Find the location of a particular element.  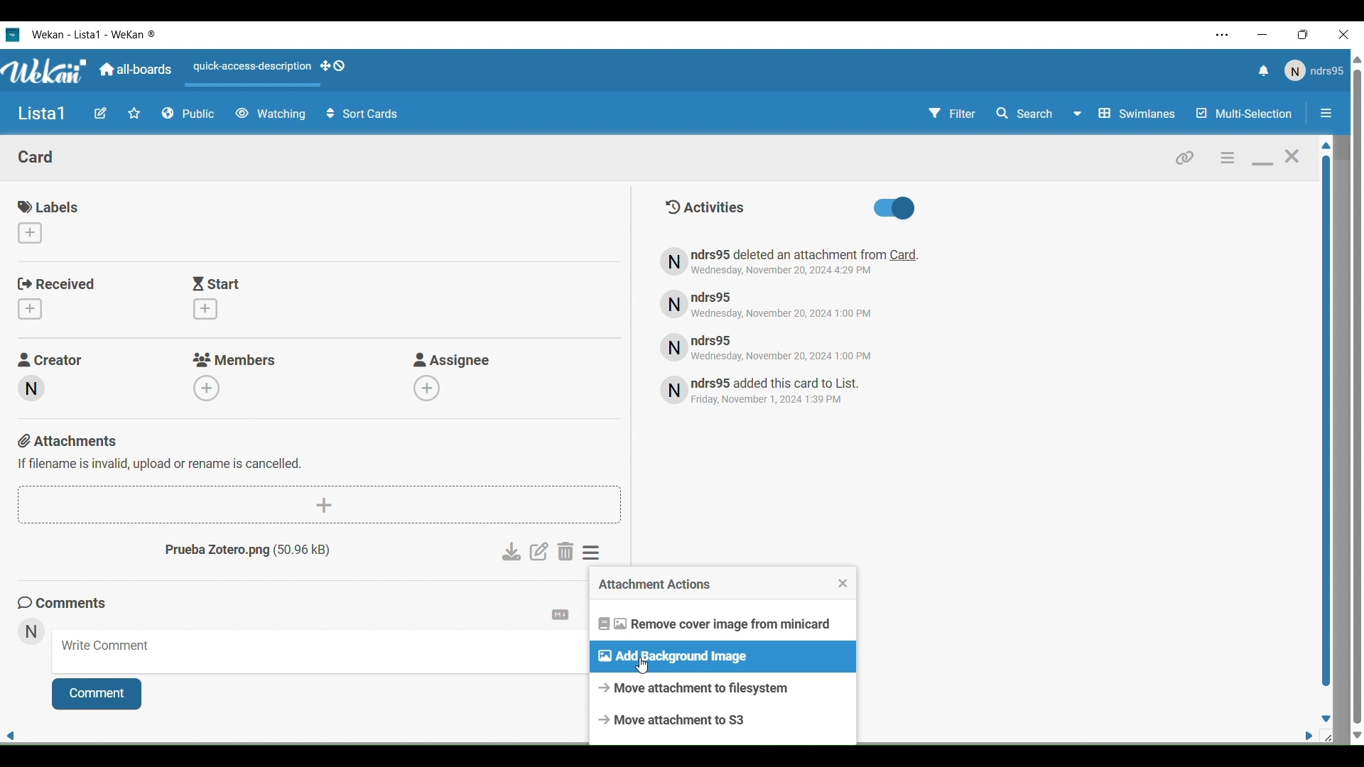

Public is located at coordinates (189, 114).